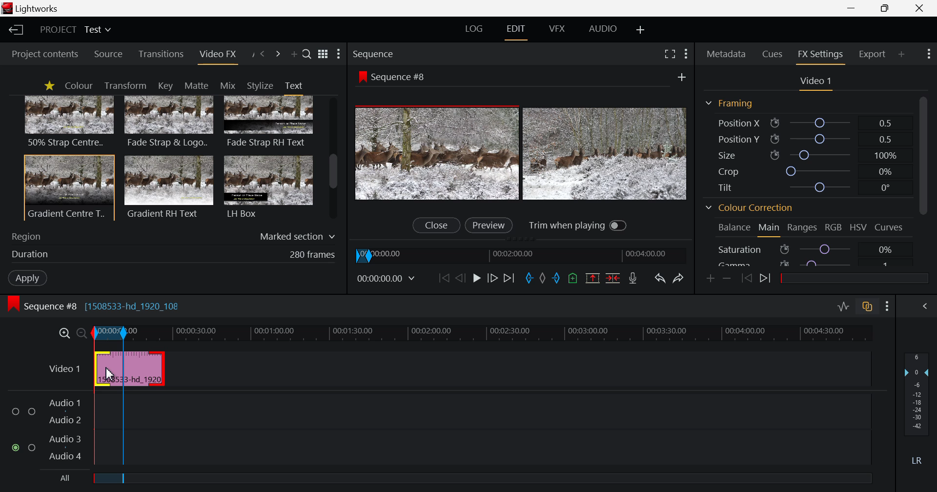  Describe the element at coordinates (902, 53) in the screenshot. I see `Add Panel` at that location.